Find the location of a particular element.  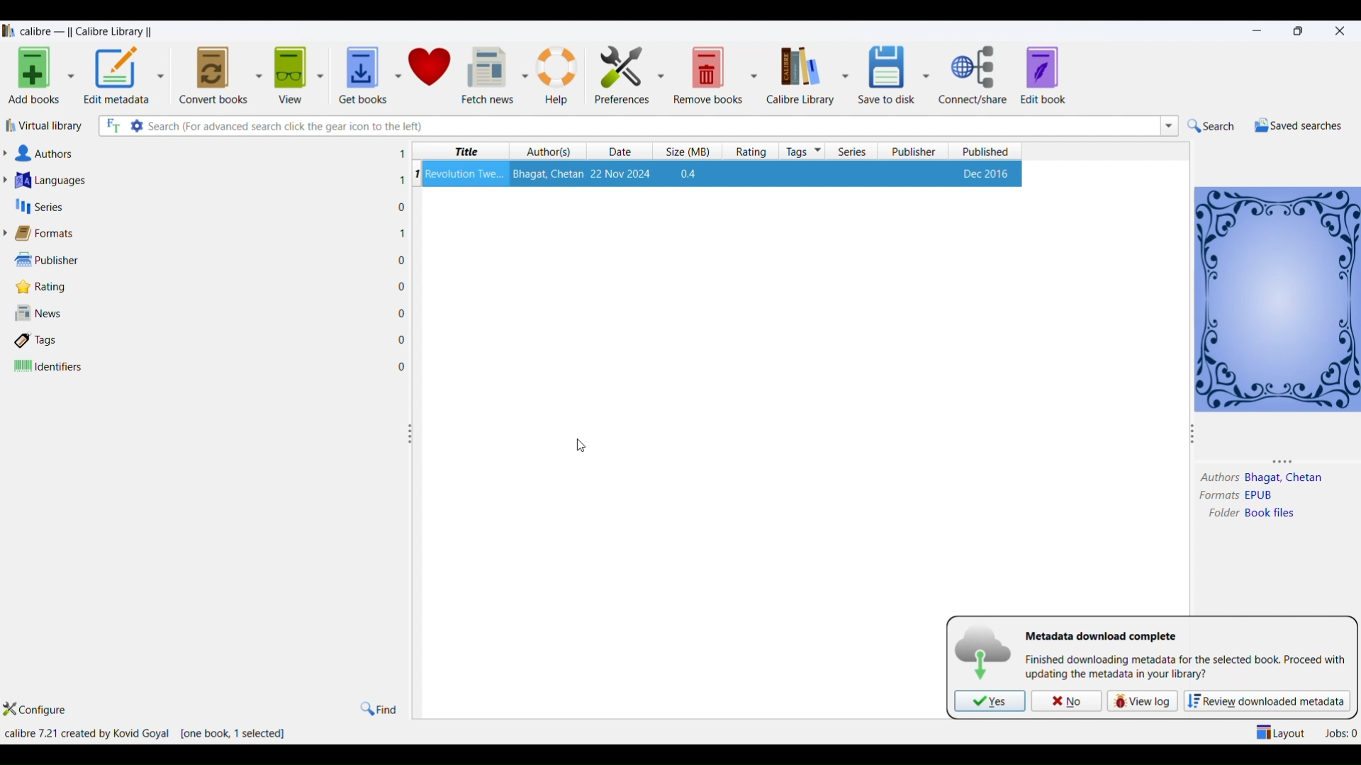

1 is located at coordinates (401, 181).